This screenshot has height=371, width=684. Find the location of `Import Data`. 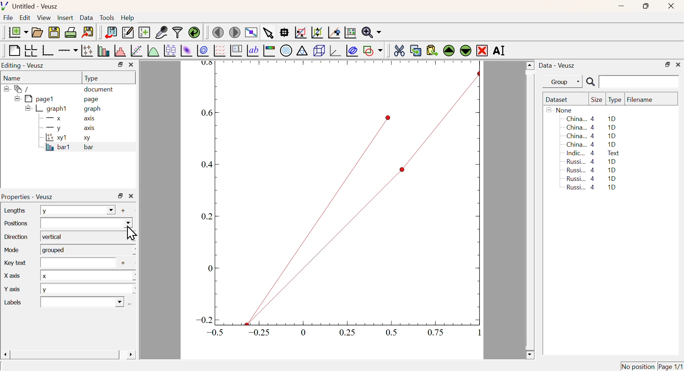

Import Data is located at coordinates (110, 32).